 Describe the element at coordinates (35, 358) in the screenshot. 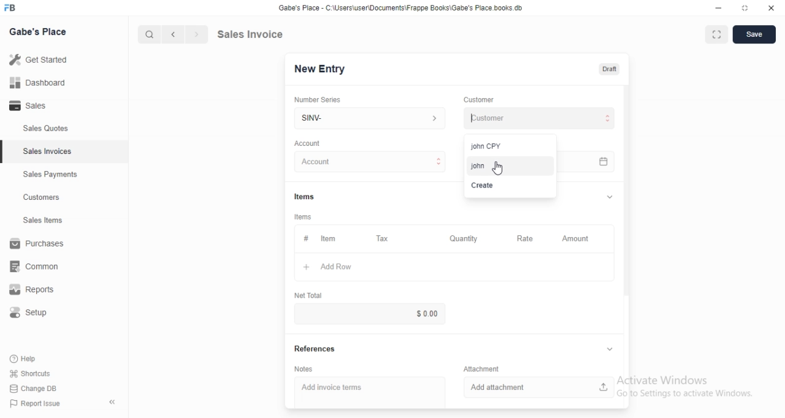

I see `Help` at that location.